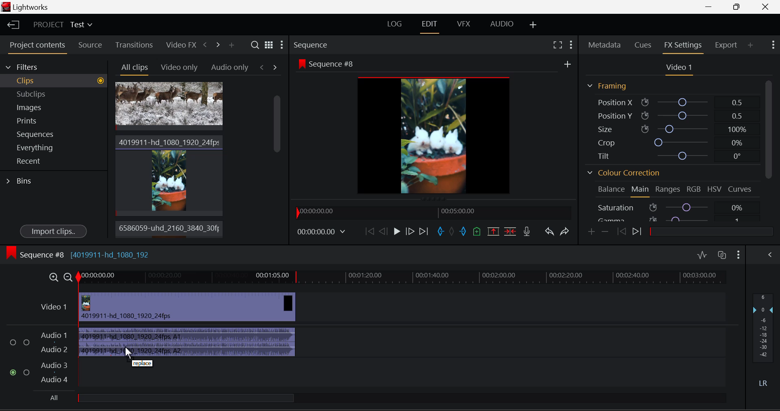 The image size is (780, 411). What do you see at coordinates (529, 231) in the screenshot?
I see `Record Voiceover` at bounding box center [529, 231].